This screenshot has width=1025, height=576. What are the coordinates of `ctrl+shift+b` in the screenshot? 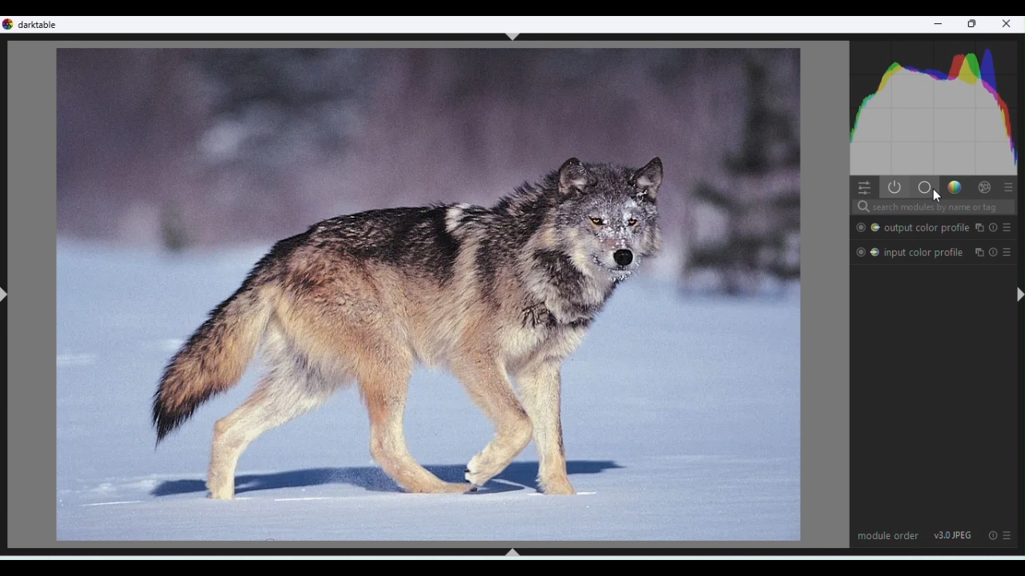 It's located at (512, 552).